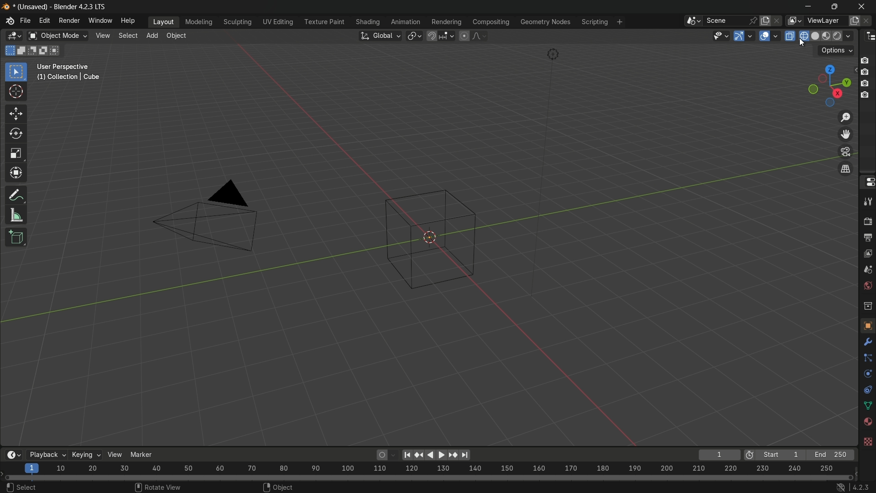 This screenshot has width=876, height=493. What do you see at coordinates (432, 239) in the screenshot?
I see `figure` at bounding box center [432, 239].